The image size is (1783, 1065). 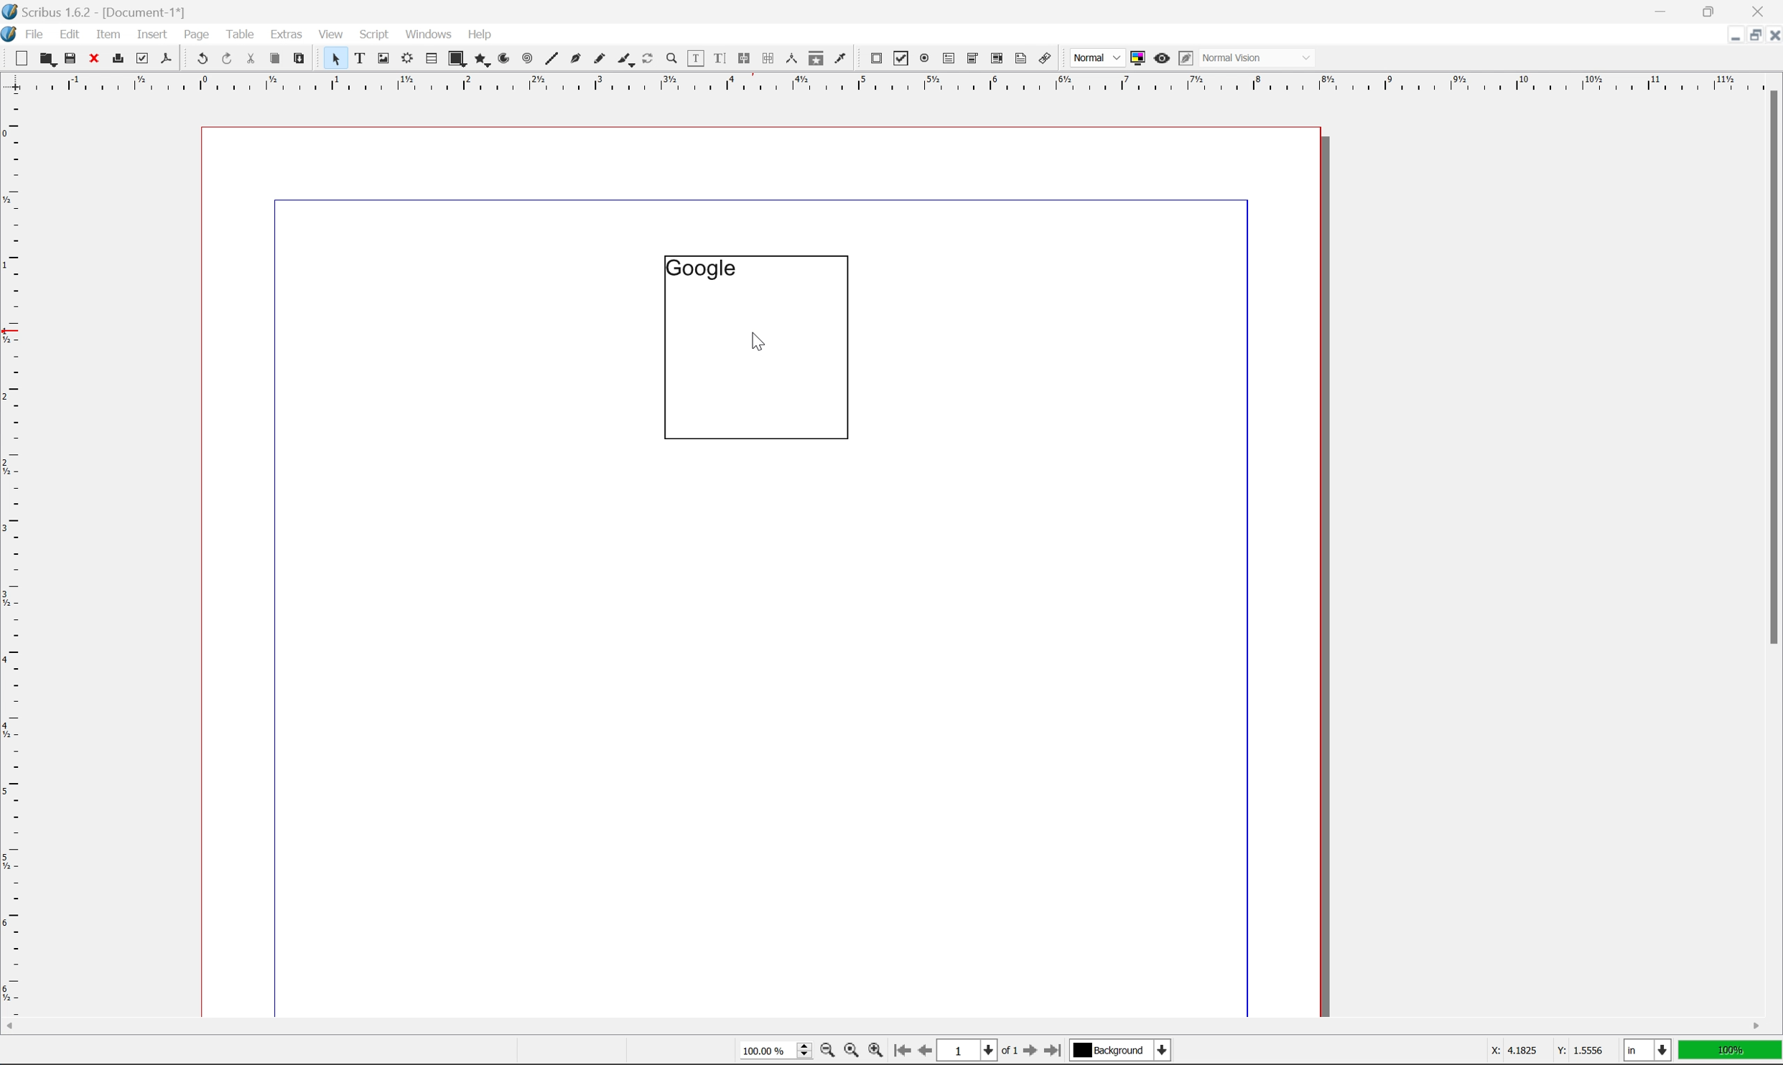 What do you see at coordinates (335, 61) in the screenshot?
I see `select frame` at bounding box center [335, 61].